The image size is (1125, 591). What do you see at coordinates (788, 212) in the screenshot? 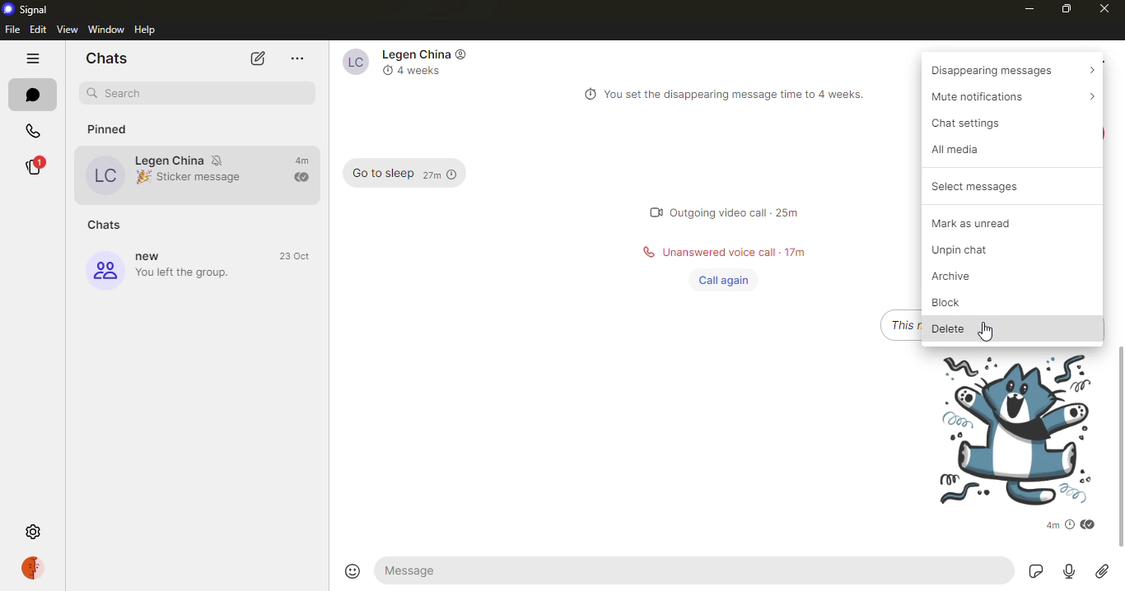
I see `time` at bounding box center [788, 212].